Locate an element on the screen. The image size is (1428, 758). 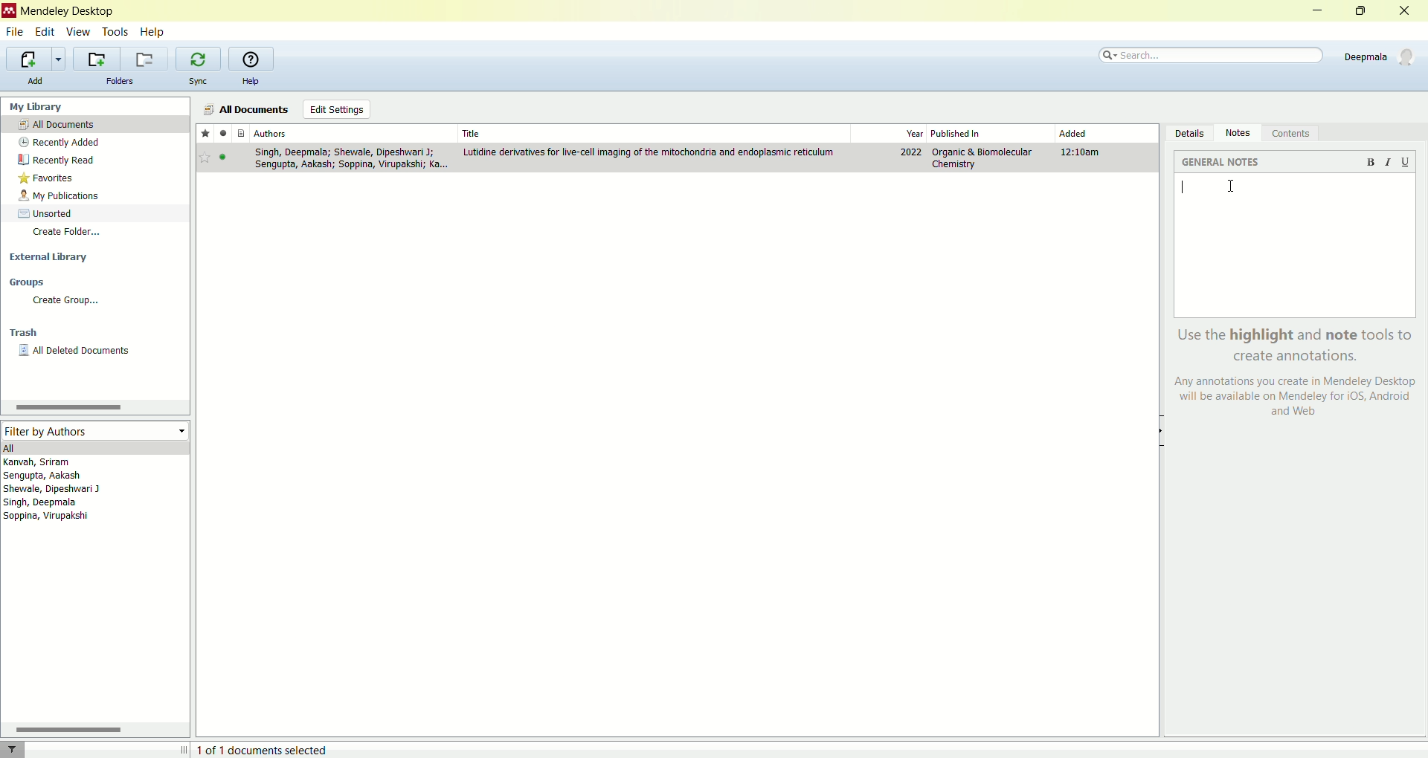
add is located at coordinates (36, 81).